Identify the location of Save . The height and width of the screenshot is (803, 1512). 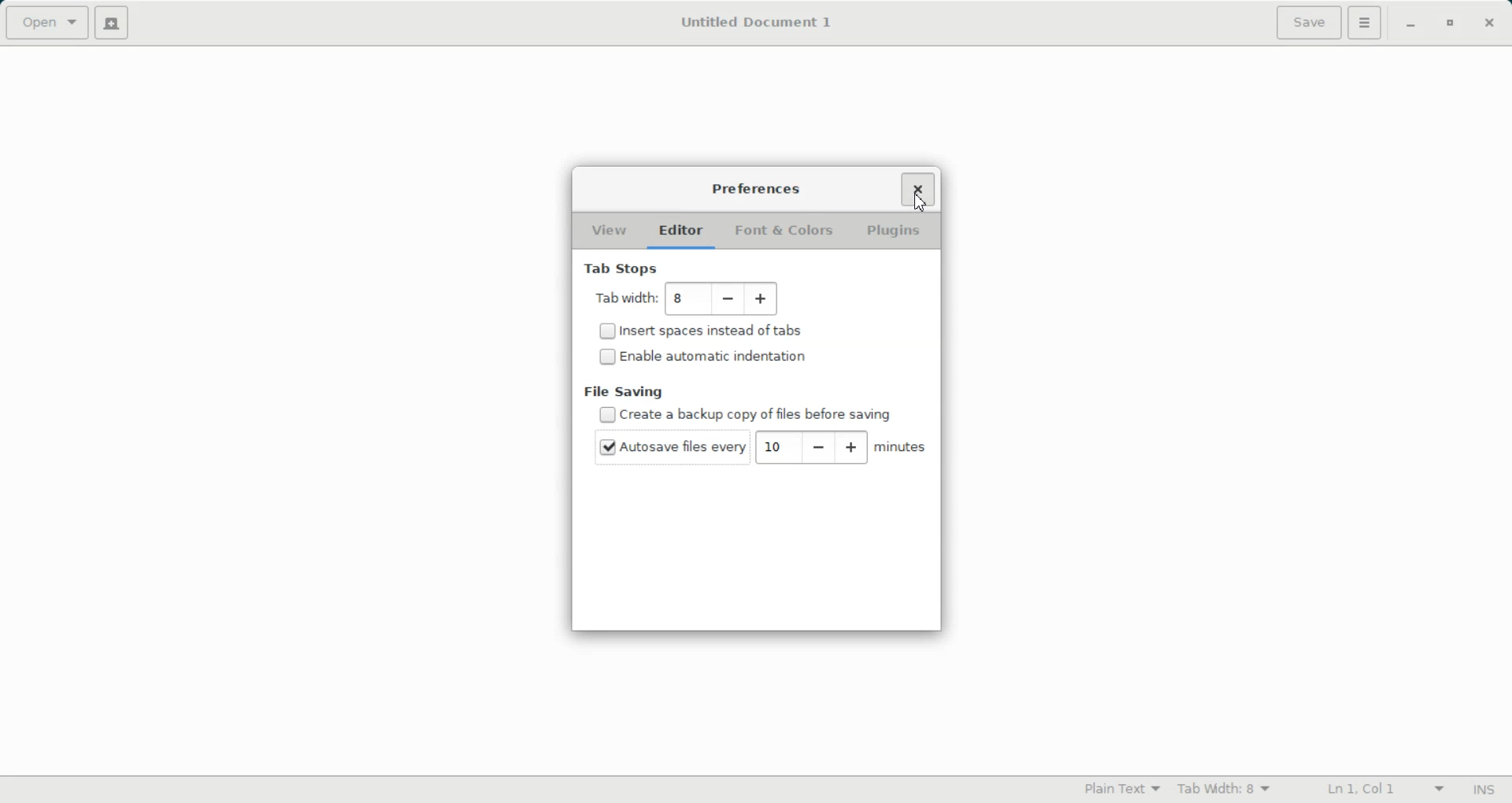
(1309, 23).